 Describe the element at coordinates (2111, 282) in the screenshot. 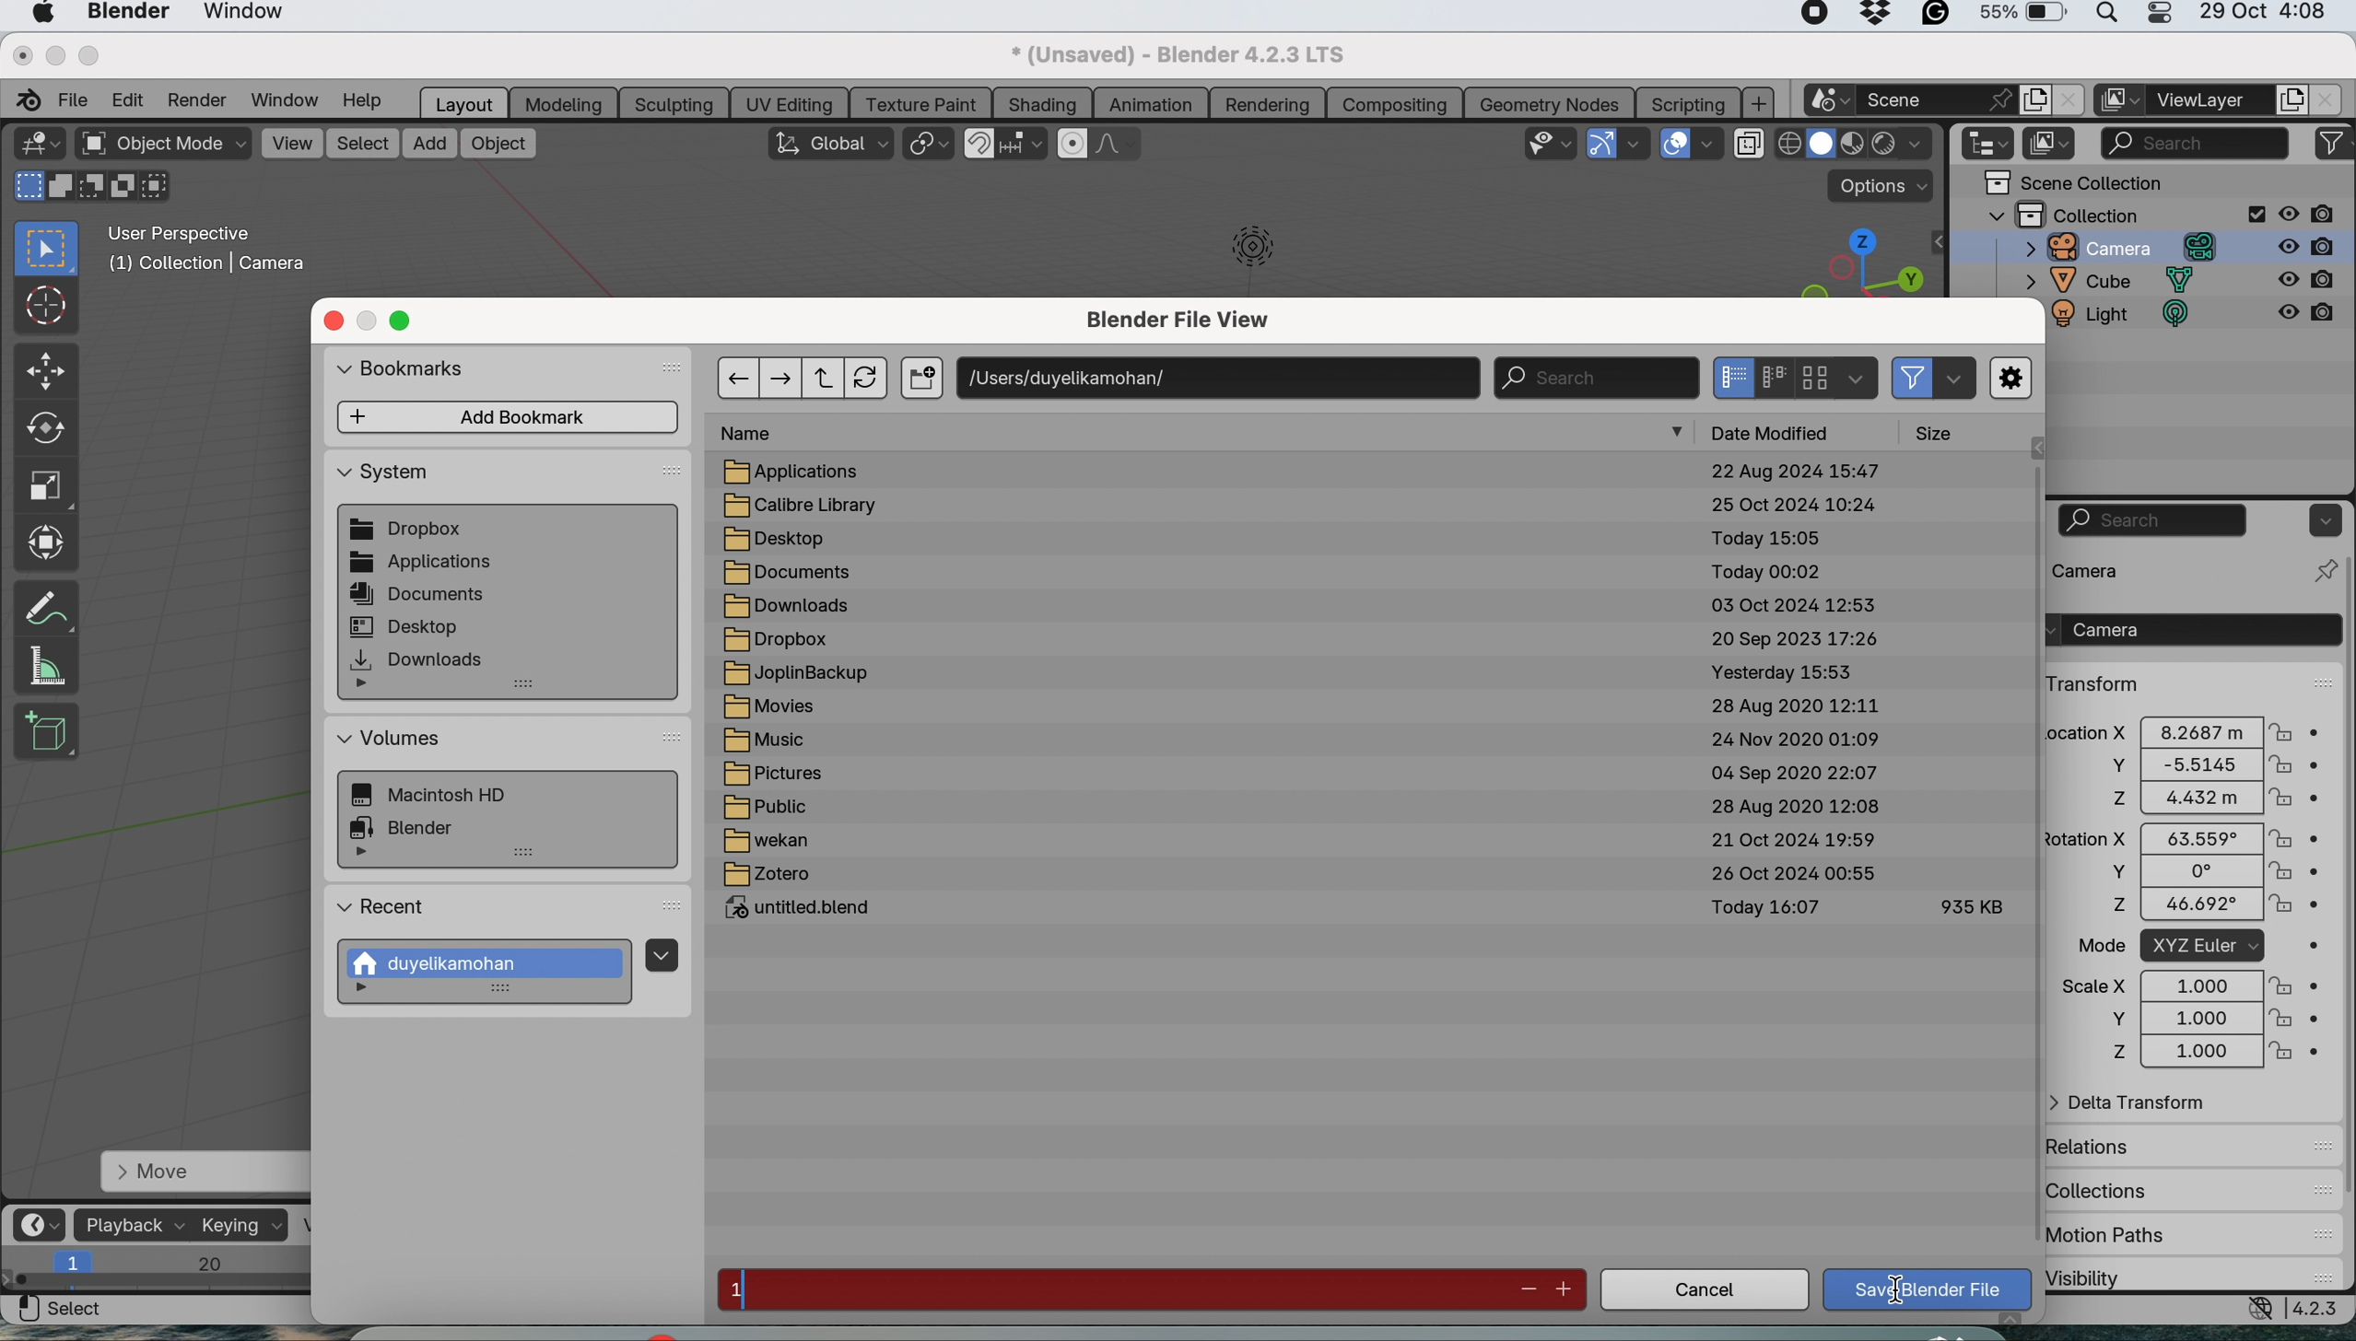

I see `cube` at that location.